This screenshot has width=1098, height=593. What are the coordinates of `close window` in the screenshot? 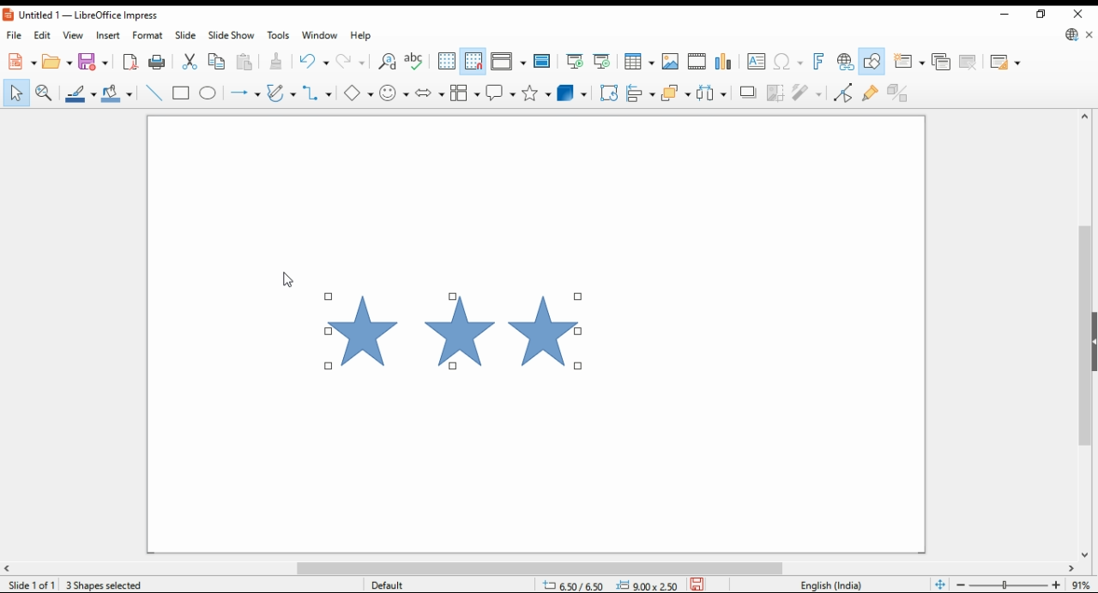 It's located at (1080, 12).